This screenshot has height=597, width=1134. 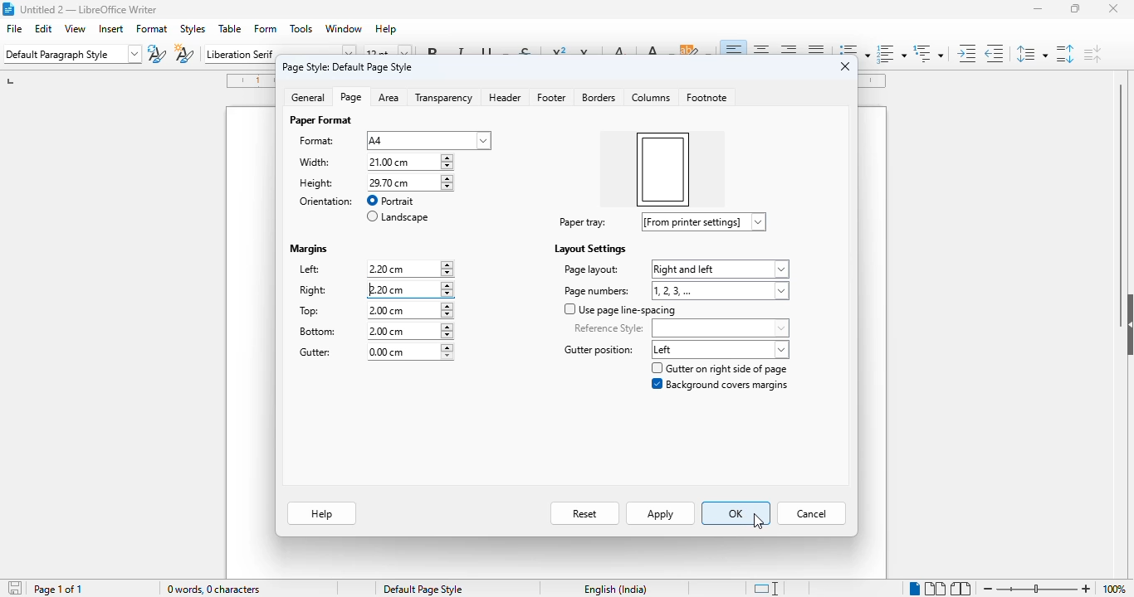 I want to click on gutter position label, so click(x=599, y=350).